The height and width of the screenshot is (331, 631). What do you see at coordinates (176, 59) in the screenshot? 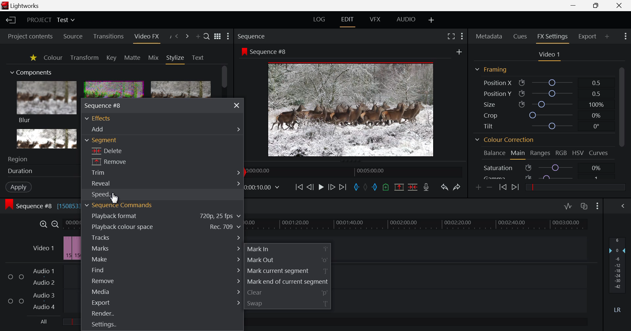
I see `Stylize` at bounding box center [176, 59].